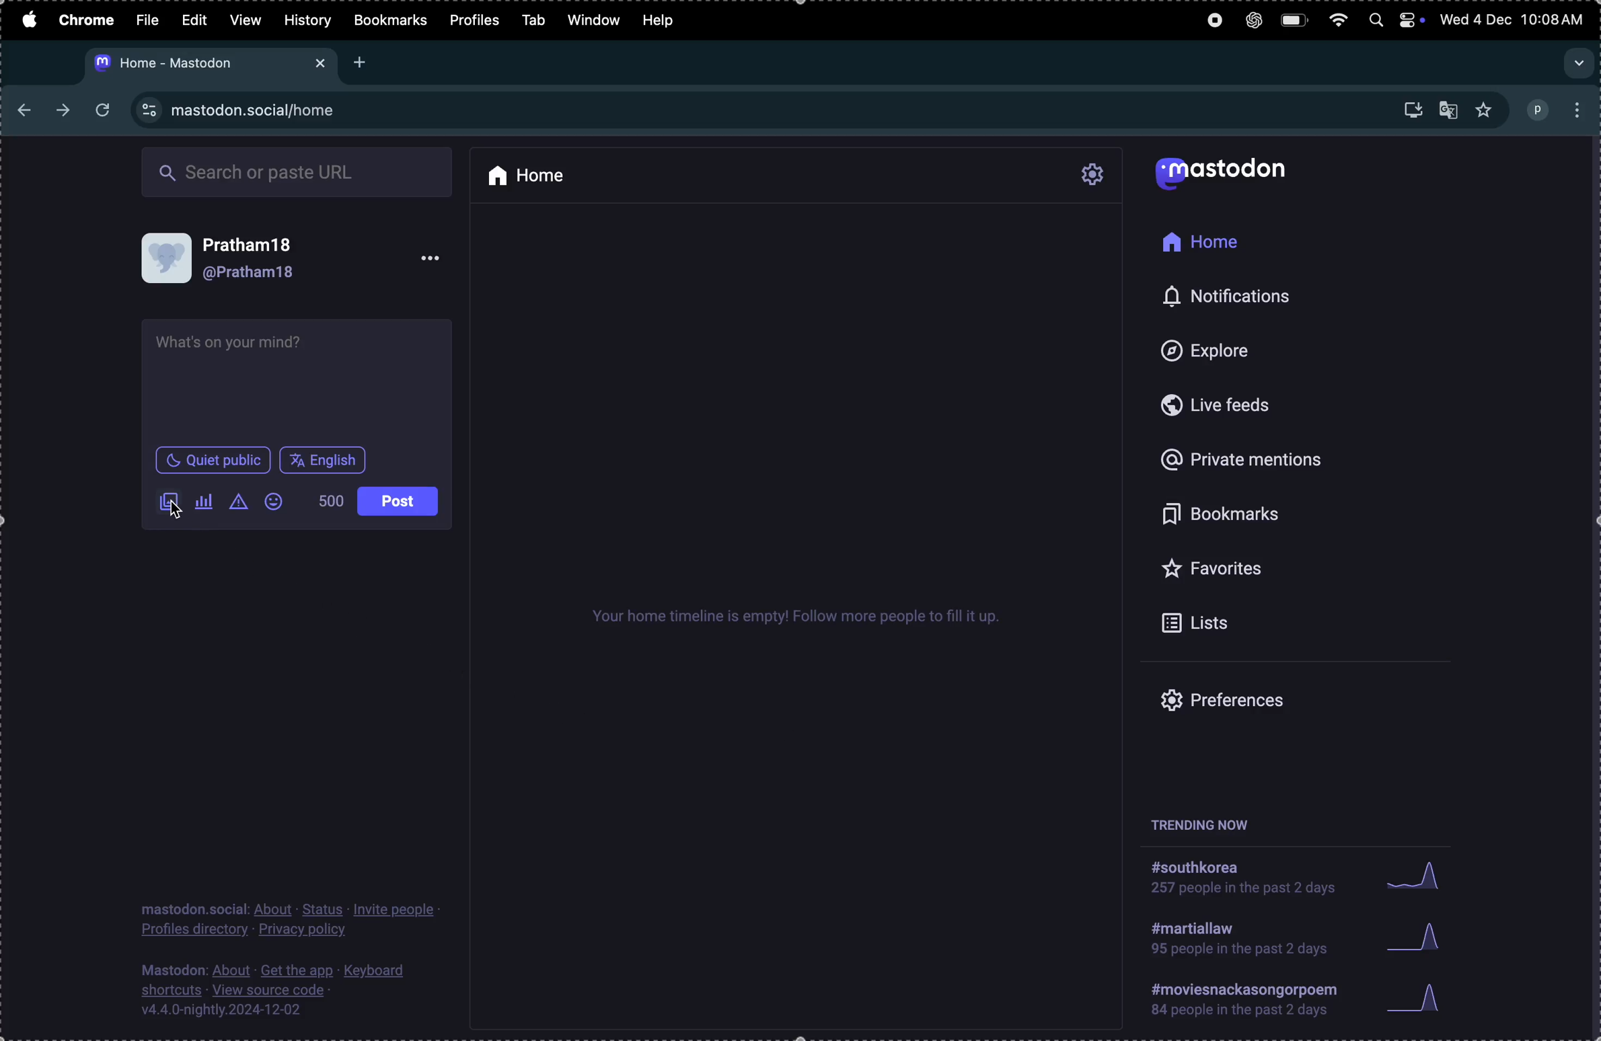 This screenshot has height=1041, width=1601. What do you see at coordinates (301, 174) in the screenshot?
I see `Search box url` at bounding box center [301, 174].